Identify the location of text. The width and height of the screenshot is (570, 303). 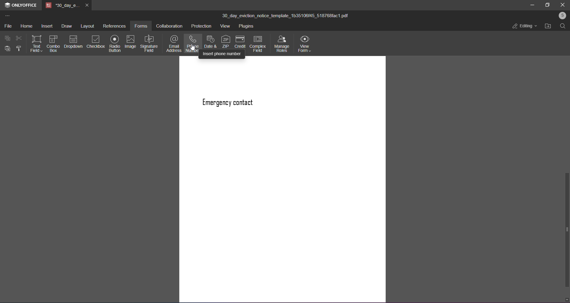
(233, 102).